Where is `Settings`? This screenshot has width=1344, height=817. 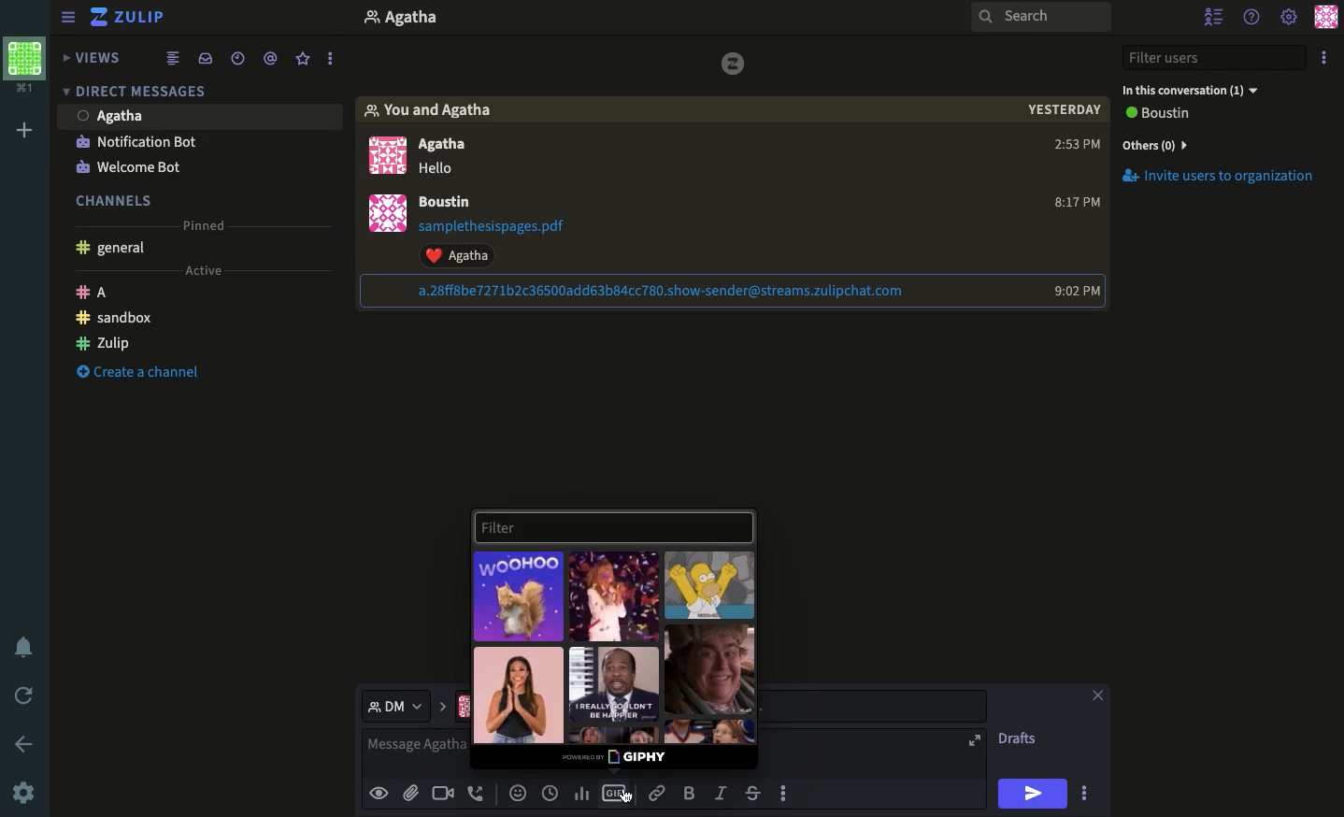 Settings is located at coordinates (1290, 19).